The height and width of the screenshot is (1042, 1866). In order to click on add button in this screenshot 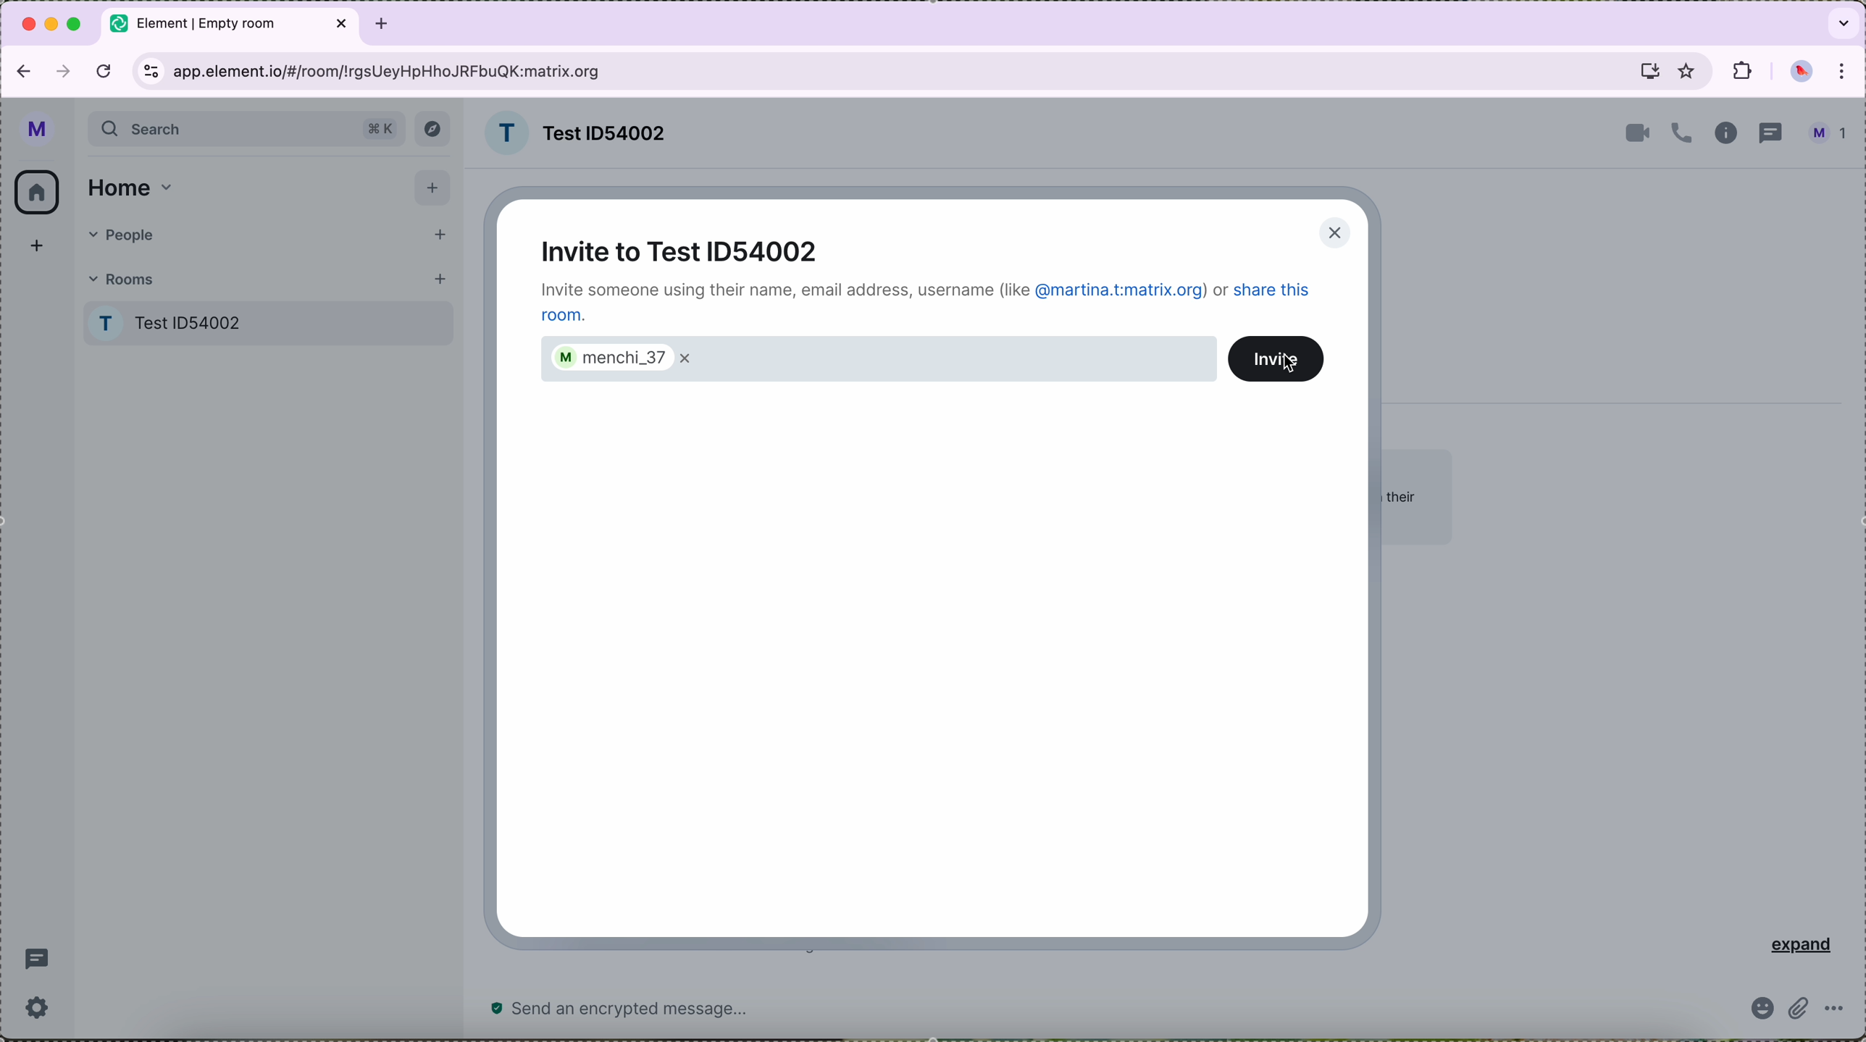, I will do `click(435, 188)`.